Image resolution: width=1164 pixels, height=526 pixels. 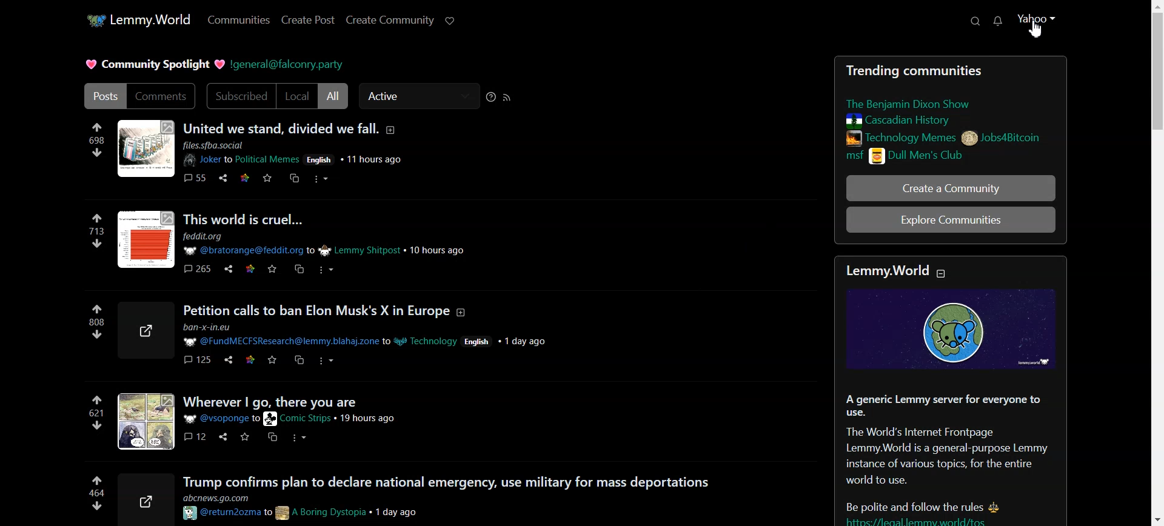 I want to click on add, so click(x=394, y=132).